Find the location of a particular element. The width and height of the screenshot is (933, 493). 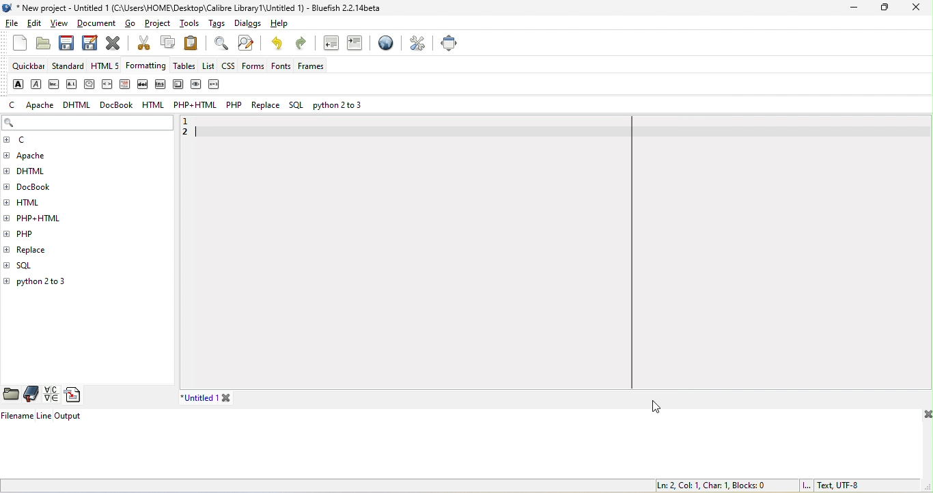

python 2 to 3 is located at coordinates (342, 106).